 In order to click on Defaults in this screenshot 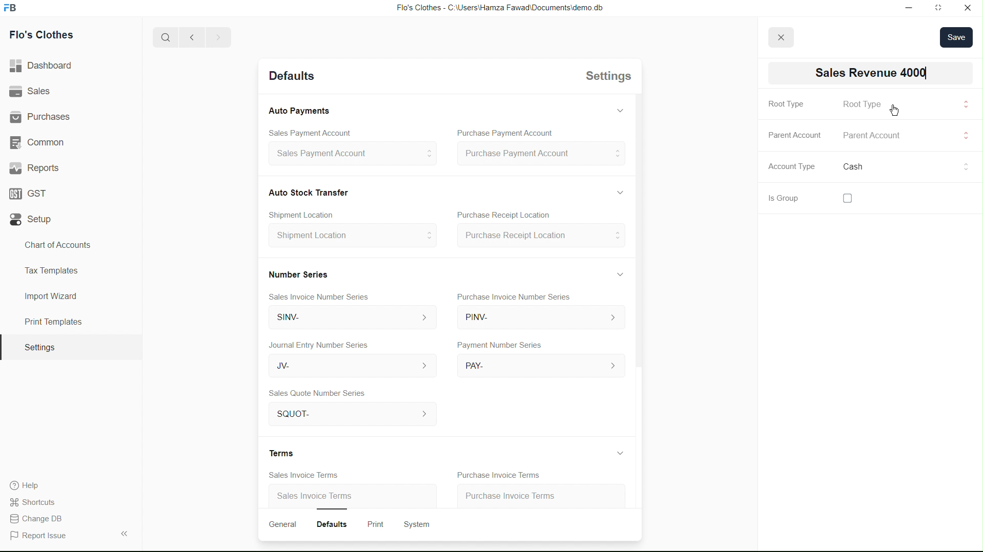, I will do `click(336, 523)`.